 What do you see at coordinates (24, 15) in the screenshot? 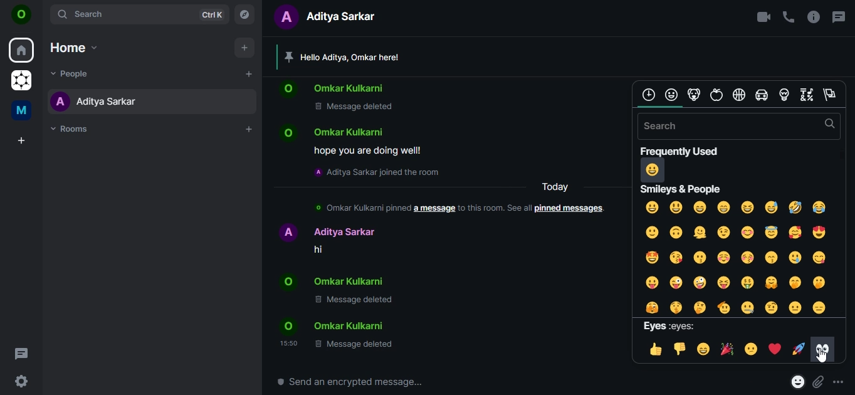
I see `on` at bounding box center [24, 15].